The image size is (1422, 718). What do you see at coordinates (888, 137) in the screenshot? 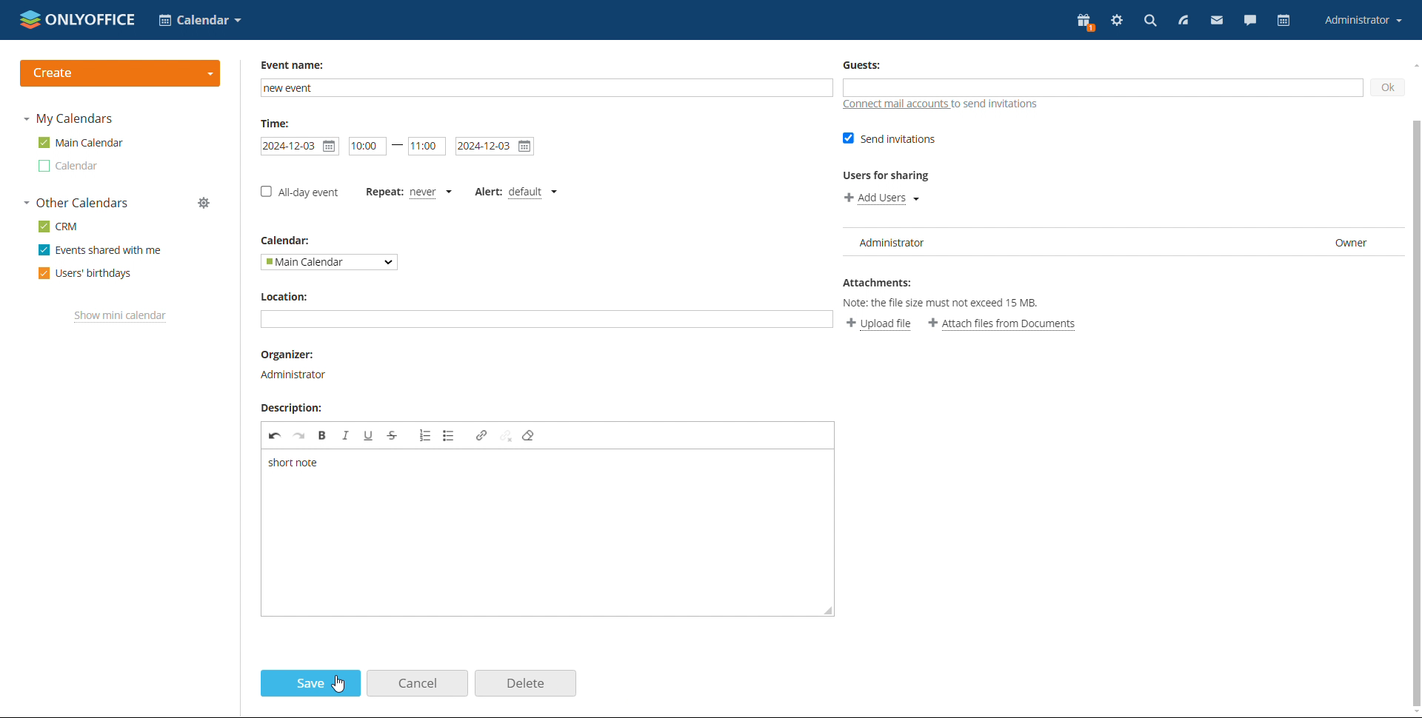
I see `send invitations` at bounding box center [888, 137].